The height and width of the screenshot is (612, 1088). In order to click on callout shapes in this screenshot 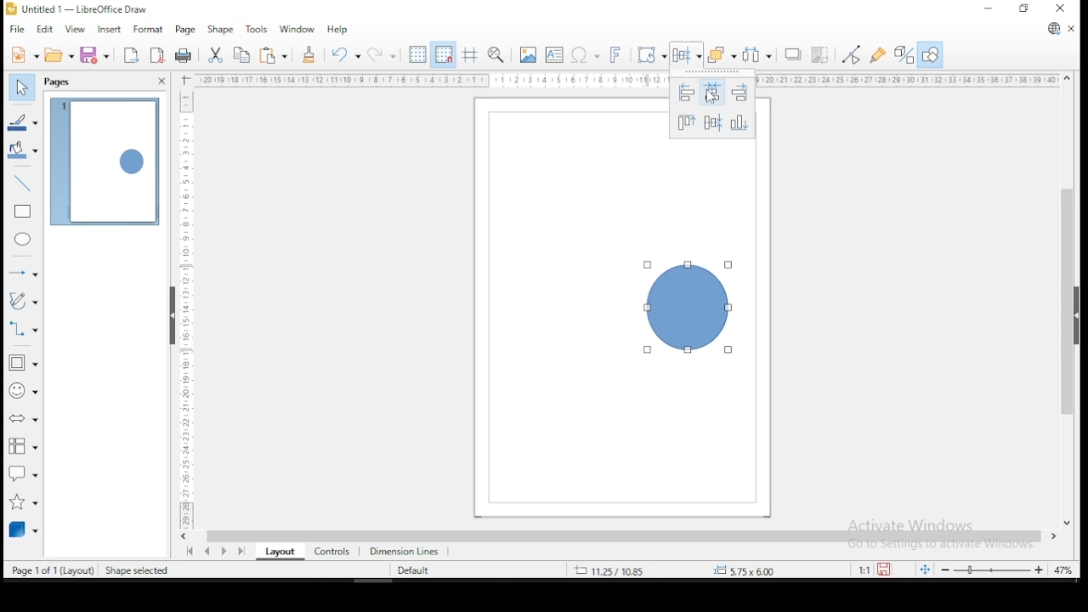, I will do `click(24, 473)`.